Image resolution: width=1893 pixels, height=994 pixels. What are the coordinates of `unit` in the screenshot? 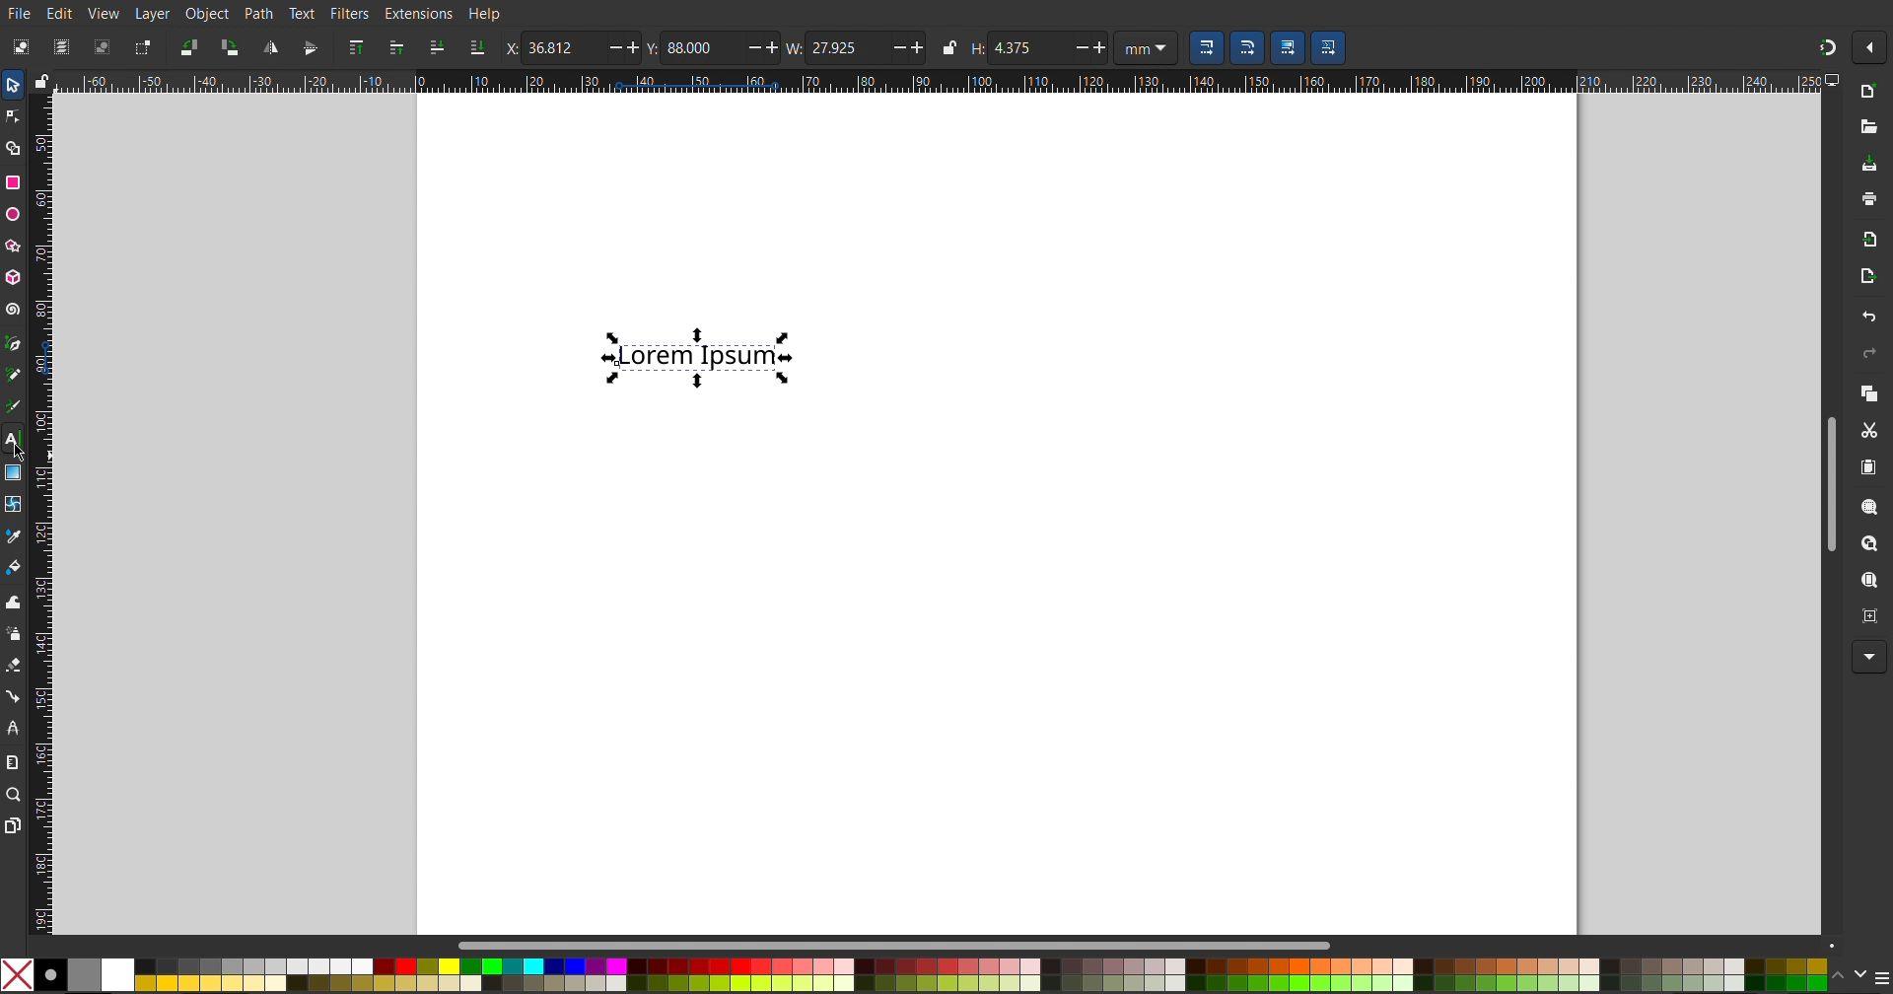 It's located at (1146, 48).